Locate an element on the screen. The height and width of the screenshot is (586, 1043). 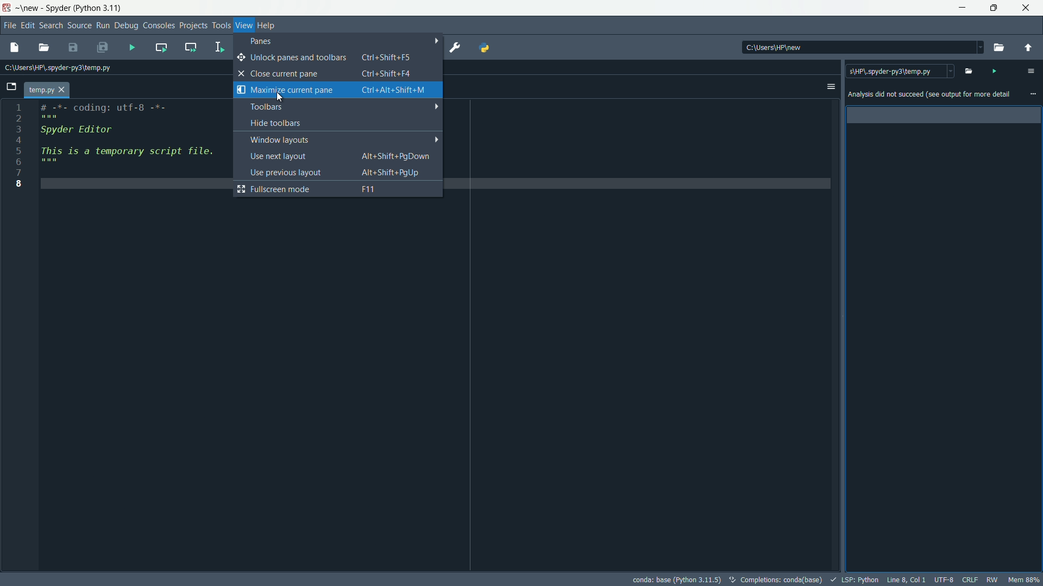
5 is located at coordinates (20, 151).